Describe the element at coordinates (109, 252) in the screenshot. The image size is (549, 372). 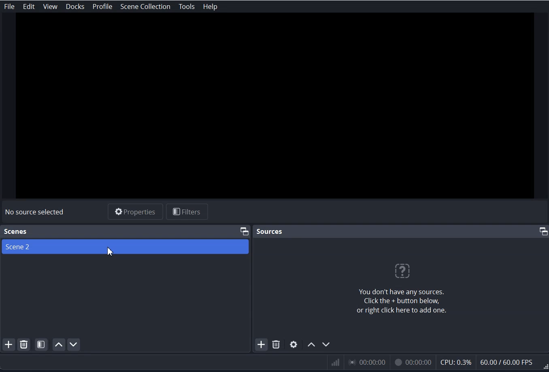
I see `Cursor` at that location.